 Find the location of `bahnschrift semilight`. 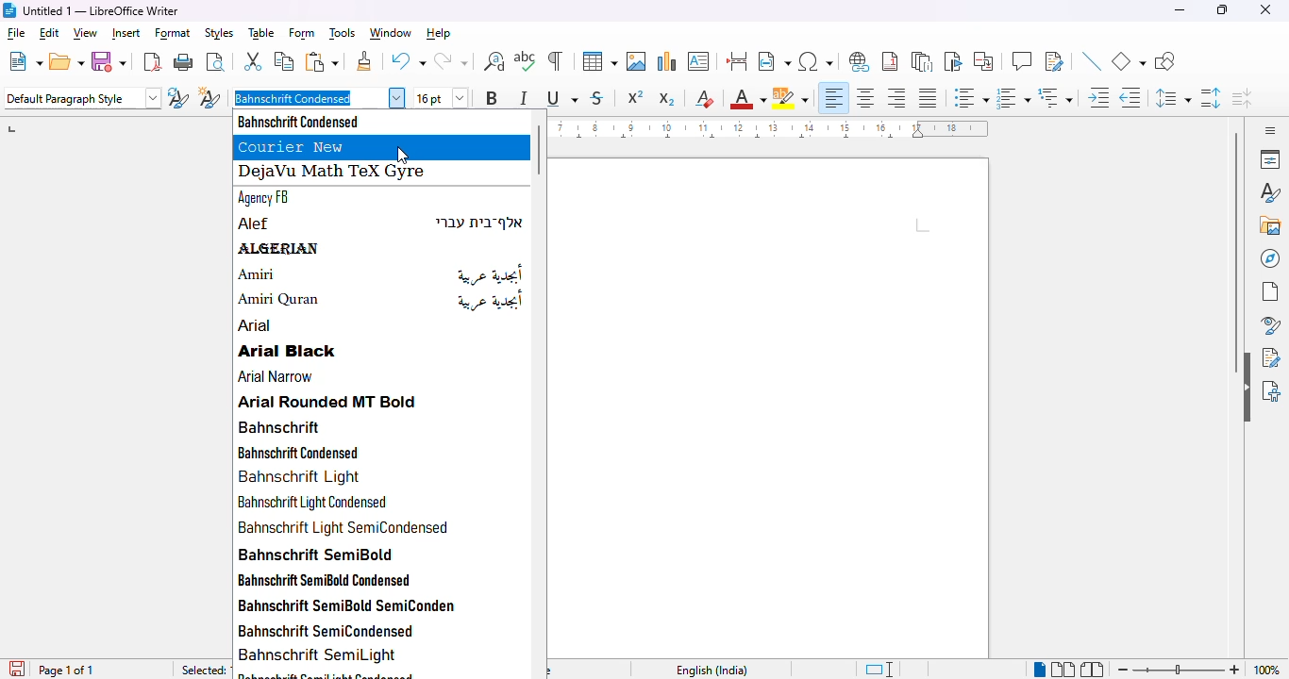

bahnschrift semilight is located at coordinates (318, 655).